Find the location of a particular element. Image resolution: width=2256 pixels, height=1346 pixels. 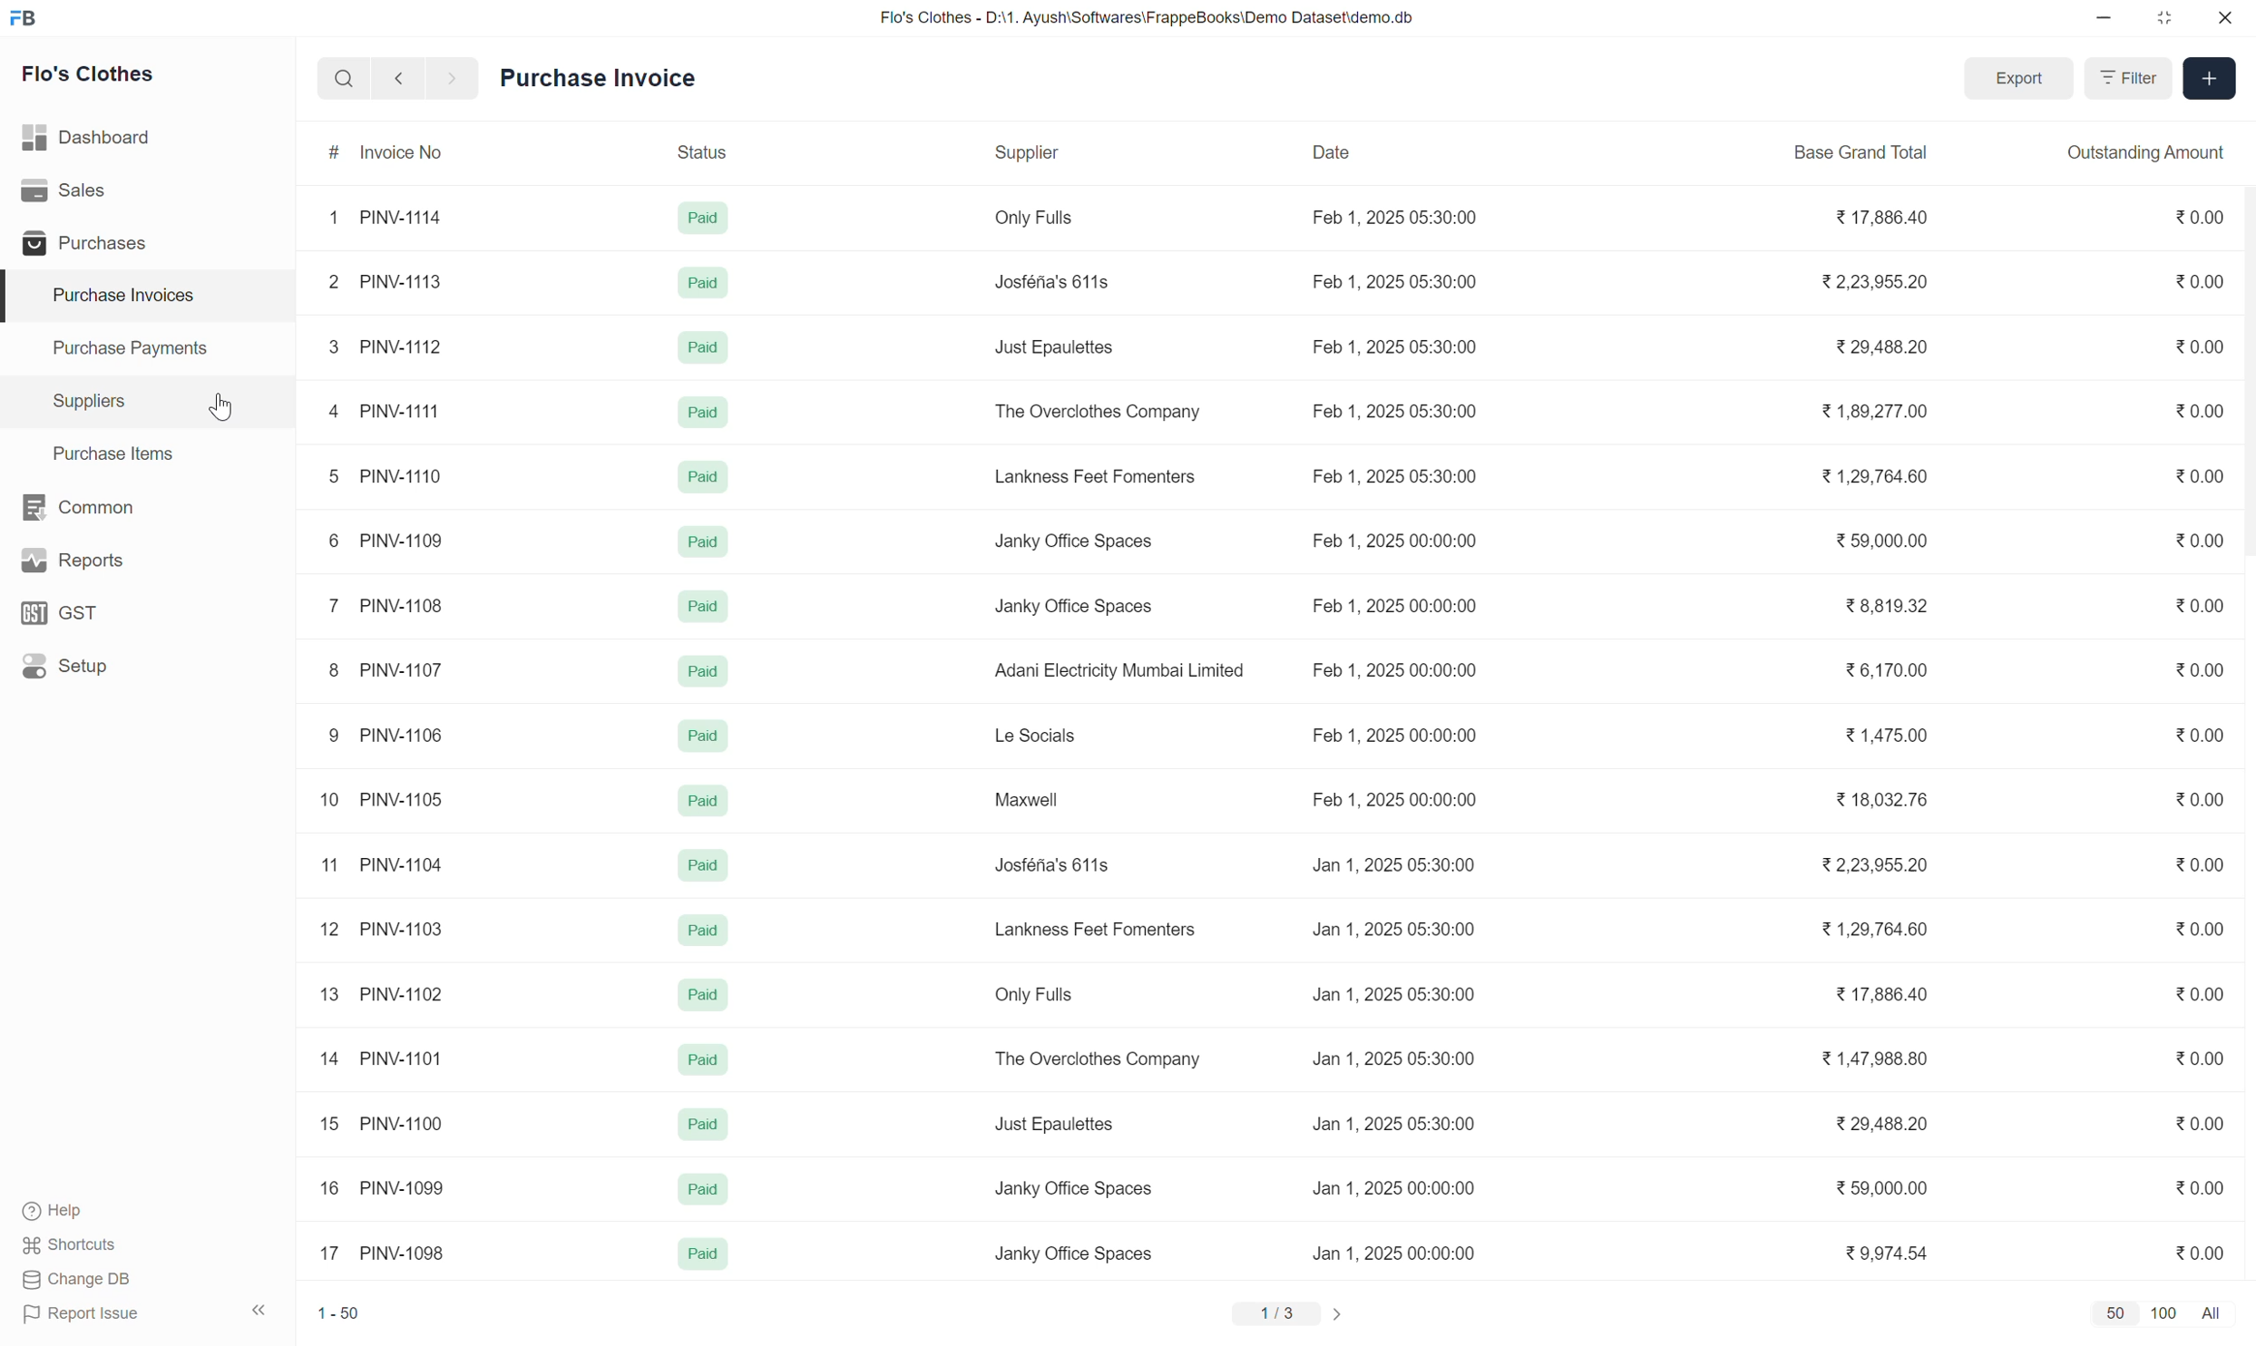

59,000.00 is located at coordinates (1882, 541).